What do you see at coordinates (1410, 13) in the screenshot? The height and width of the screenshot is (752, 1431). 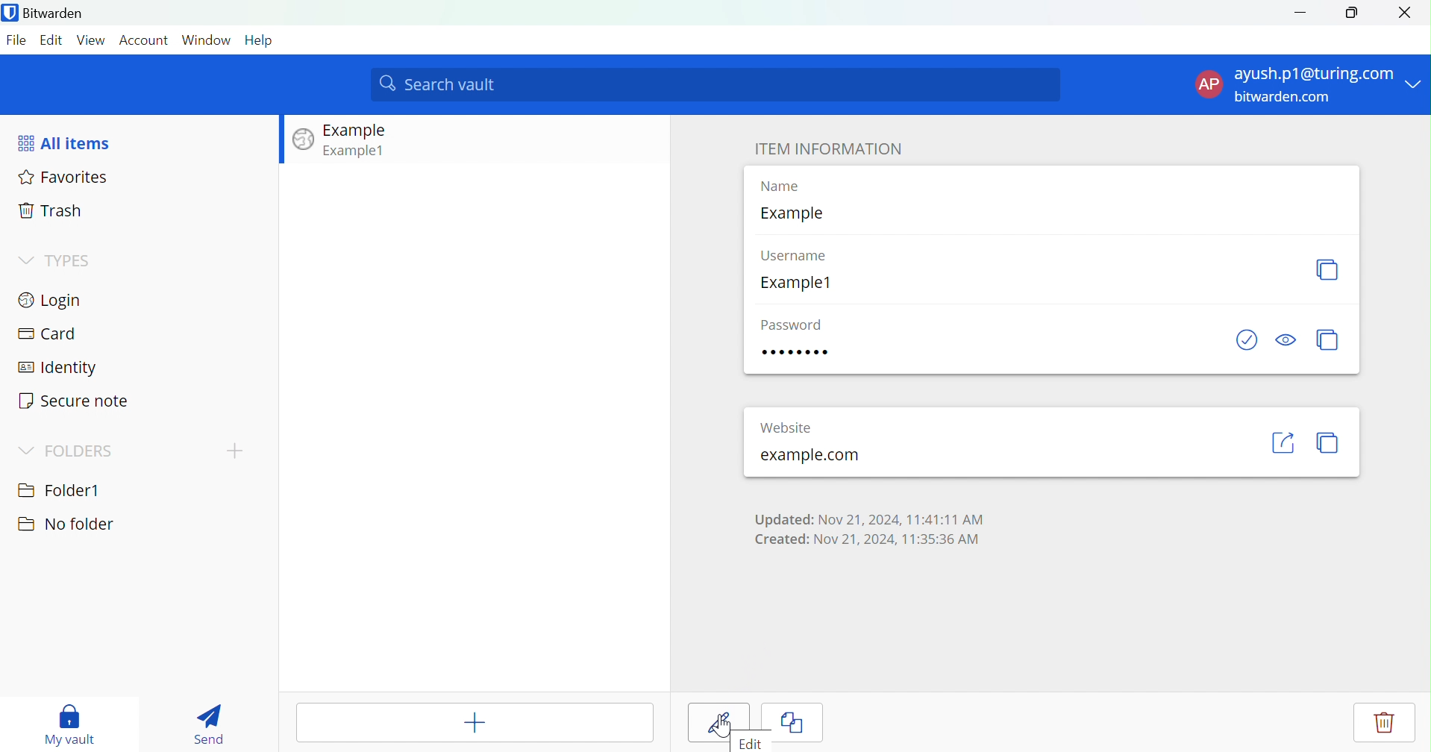 I see `Close` at bounding box center [1410, 13].